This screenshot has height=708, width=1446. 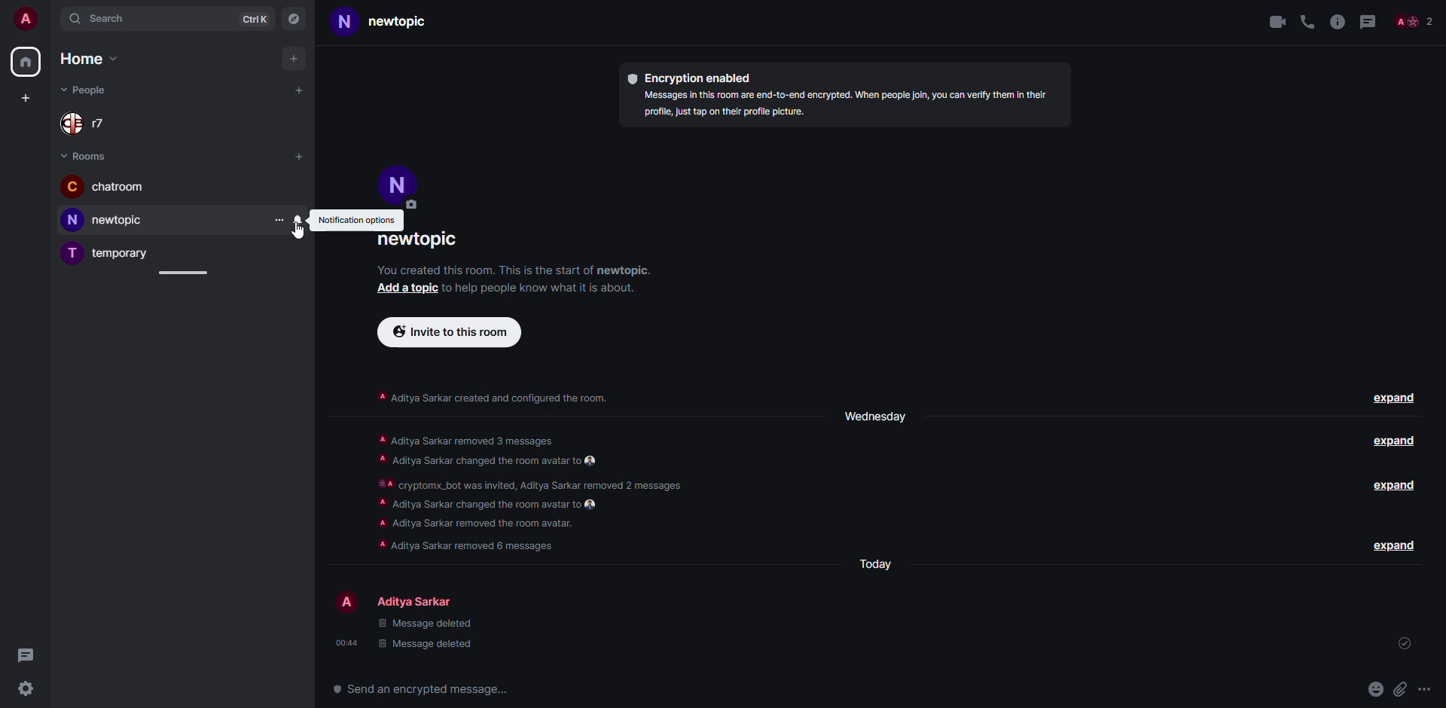 What do you see at coordinates (694, 79) in the screenshot?
I see `encryption enabled` at bounding box center [694, 79].